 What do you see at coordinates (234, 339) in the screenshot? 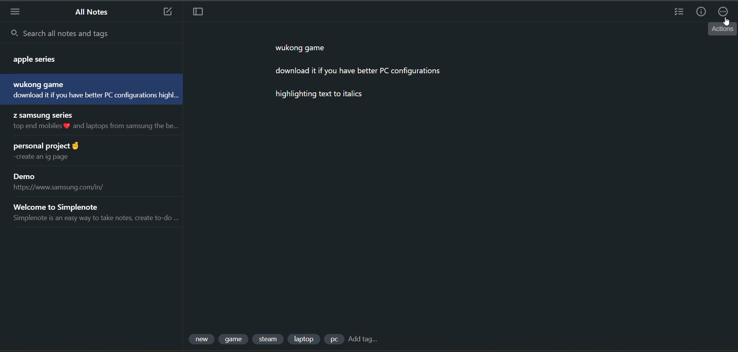
I see `tag 2` at bounding box center [234, 339].